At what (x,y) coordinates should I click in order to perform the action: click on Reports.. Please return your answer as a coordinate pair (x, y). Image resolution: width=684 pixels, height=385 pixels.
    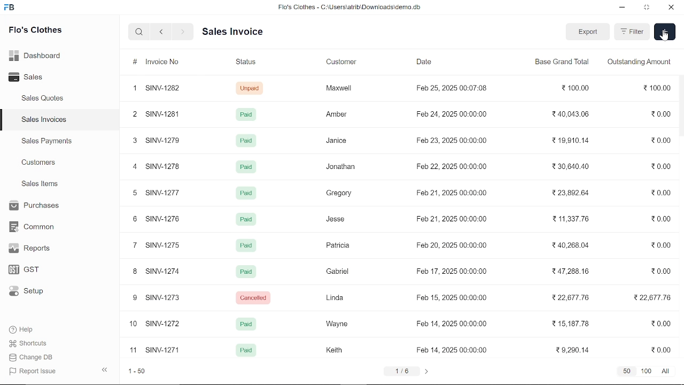
    Looking at the image, I should click on (34, 248).